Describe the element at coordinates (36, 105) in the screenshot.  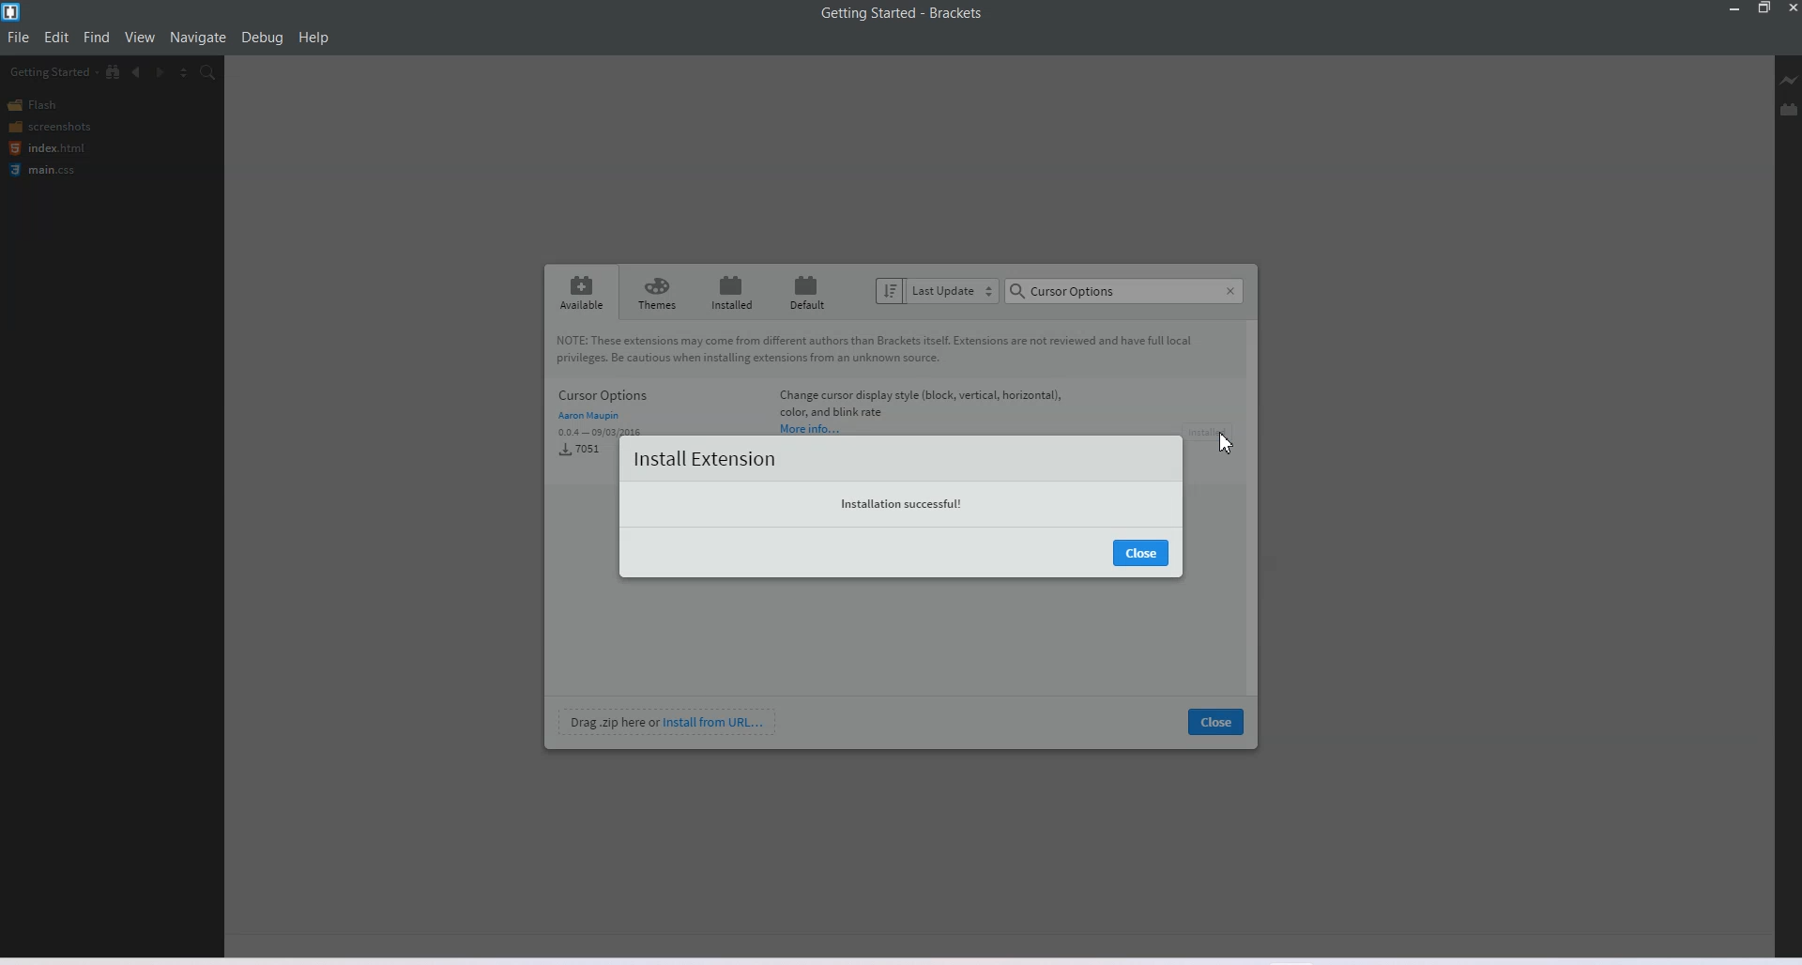
I see `Flash` at that location.